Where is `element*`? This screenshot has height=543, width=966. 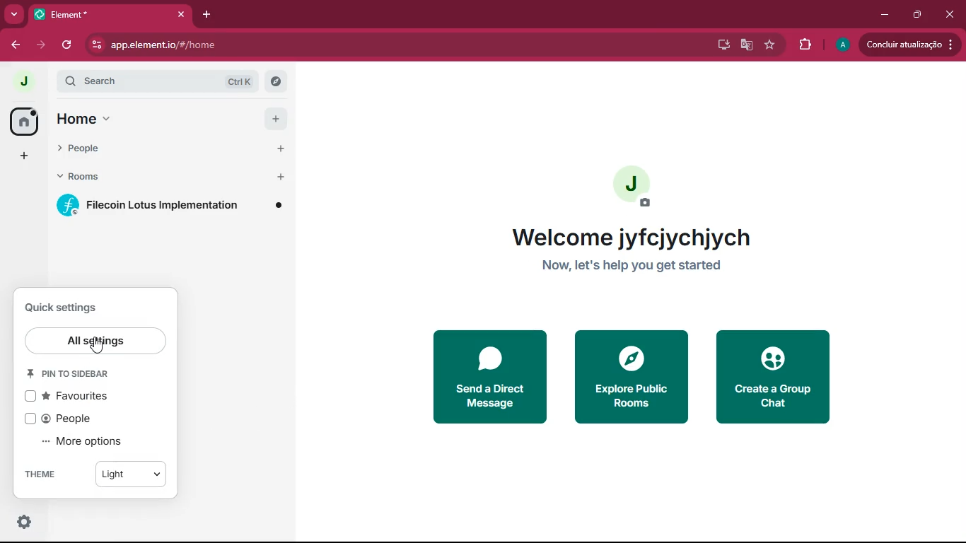 element* is located at coordinates (93, 14).